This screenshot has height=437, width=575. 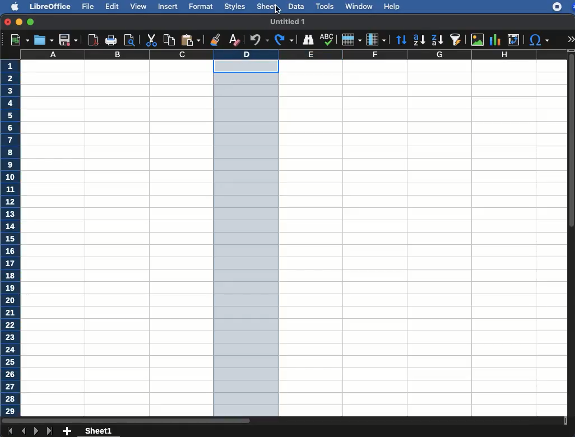 What do you see at coordinates (572, 238) in the screenshot?
I see `scroll` at bounding box center [572, 238].